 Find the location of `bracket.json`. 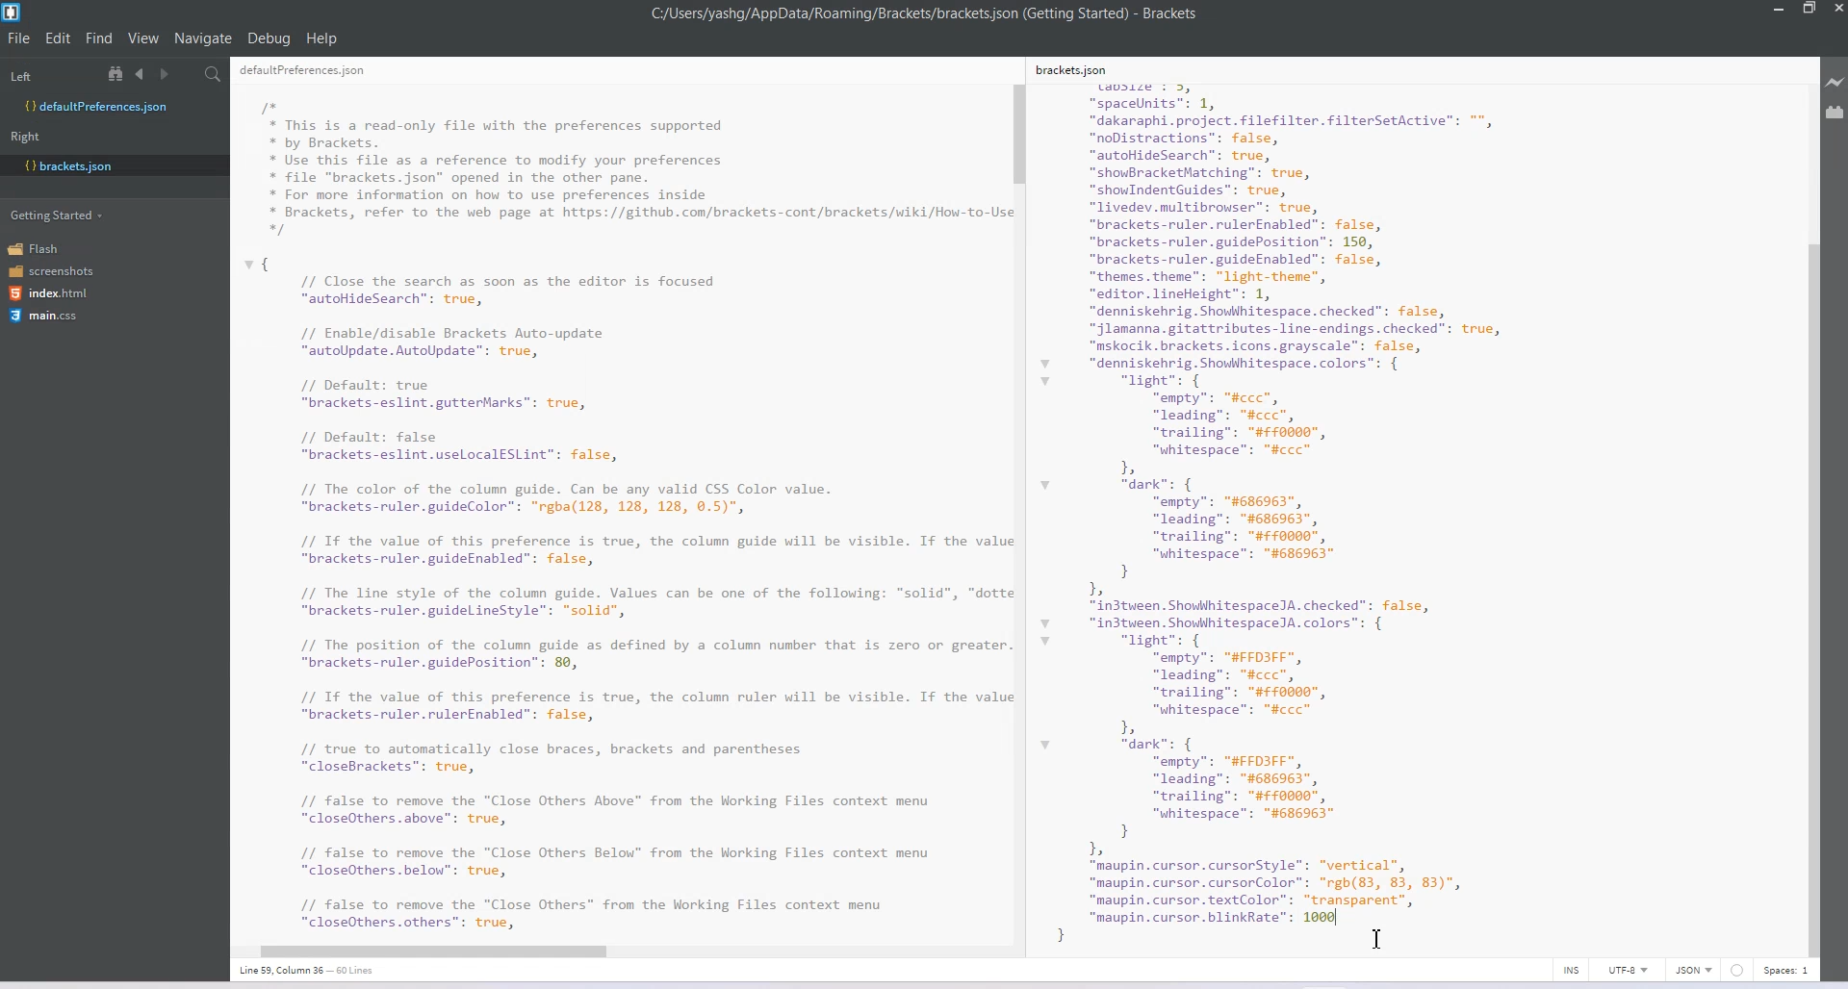

bracket.json is located at coordinates (110, 165).